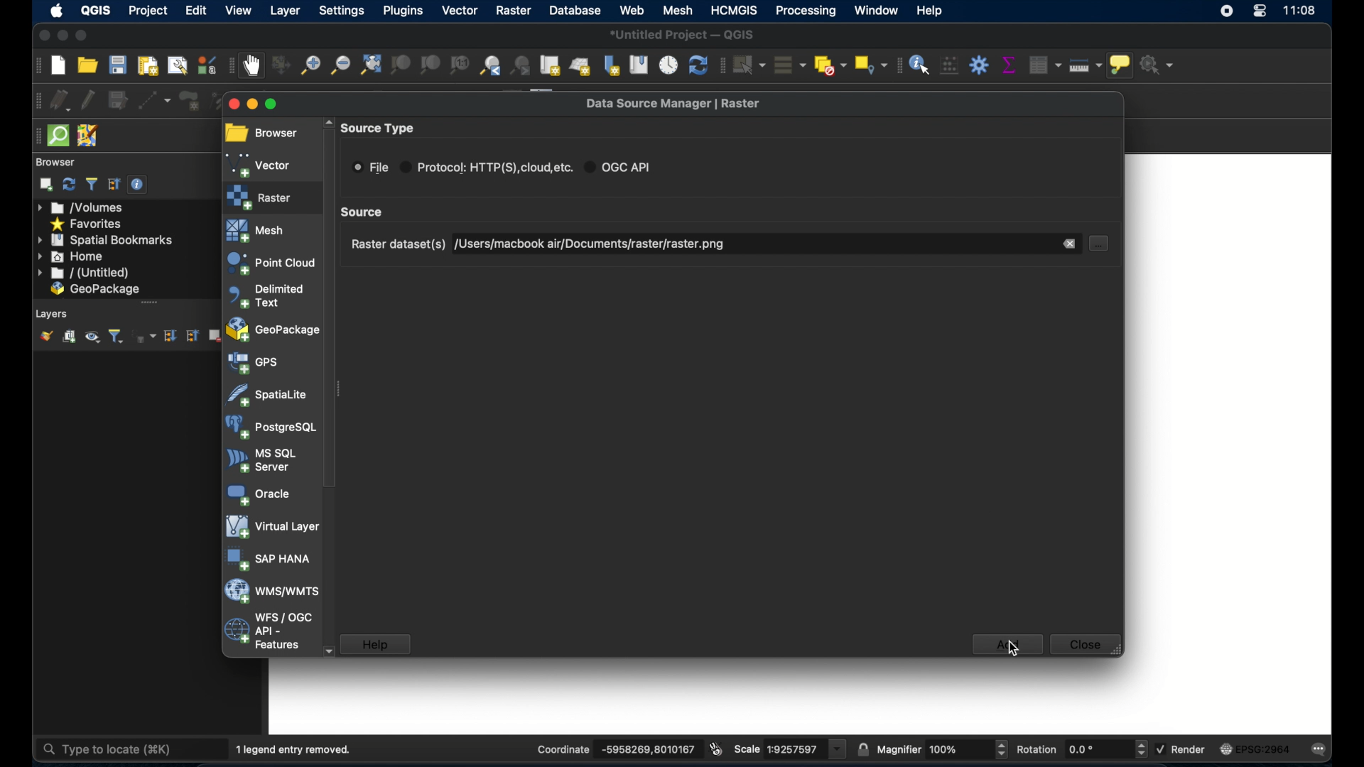  What do you see at coordinates (577, 11) in the screenshot?
I see `database` at bounding box center [577, 11].